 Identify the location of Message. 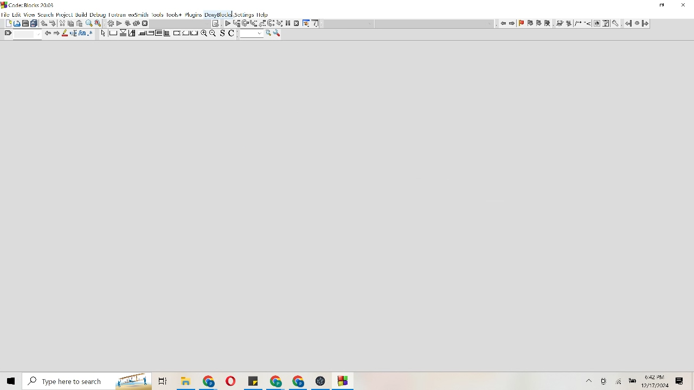
(680, 381).